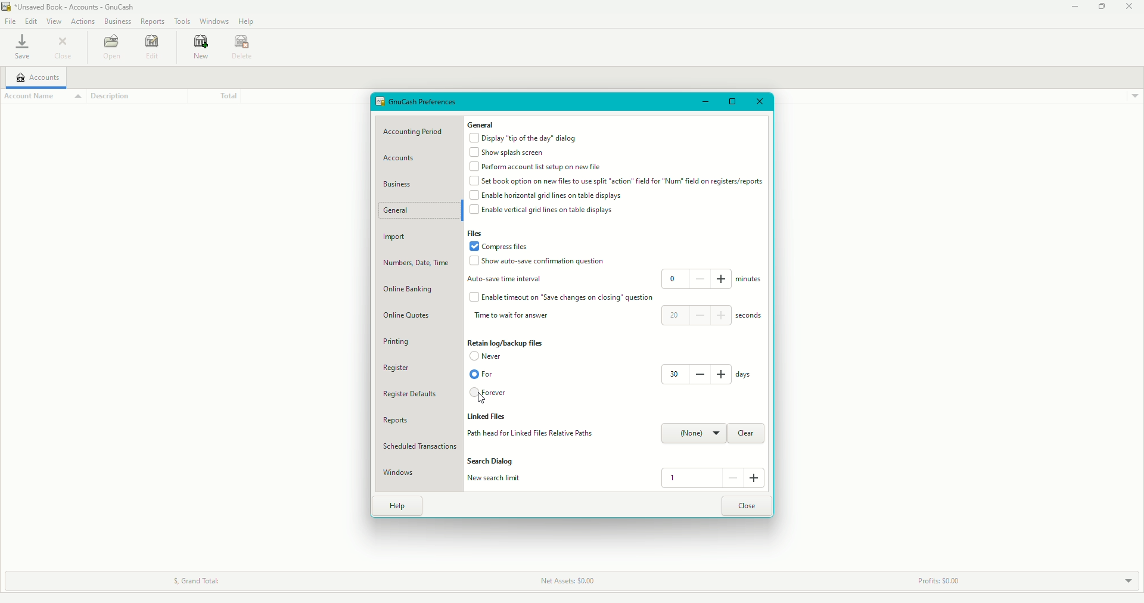 This screenshot has width=1144, height=603. Describe the element at coordinates (481, 375) in the screenshot. I see `For` at that location.